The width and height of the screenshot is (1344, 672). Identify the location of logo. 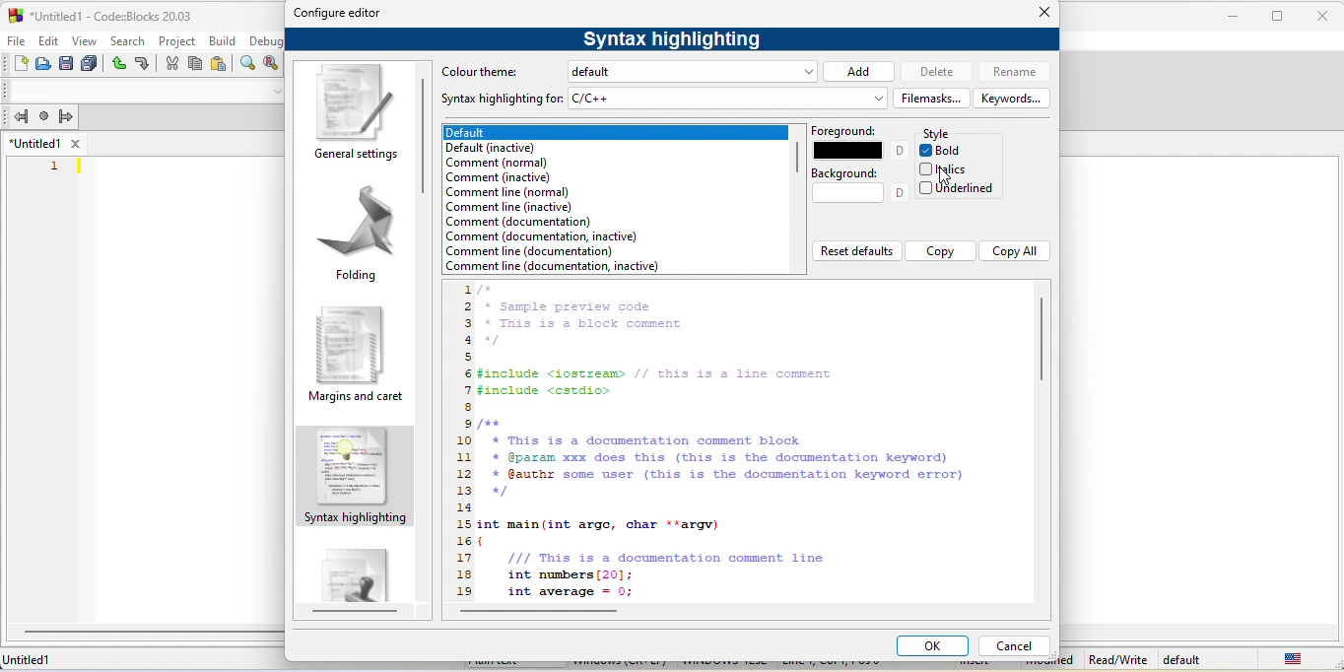
(15, 16).